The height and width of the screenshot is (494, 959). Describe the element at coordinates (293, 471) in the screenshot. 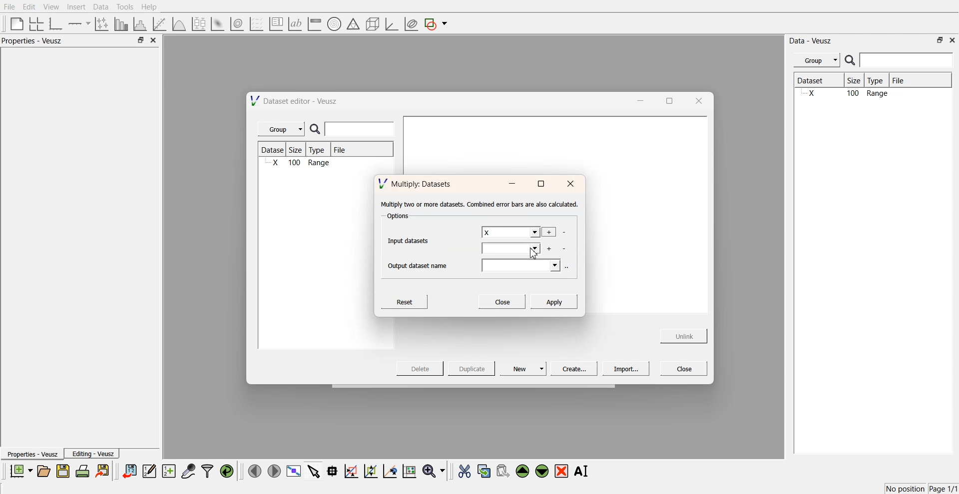

I see `view plot full screen` at that location.